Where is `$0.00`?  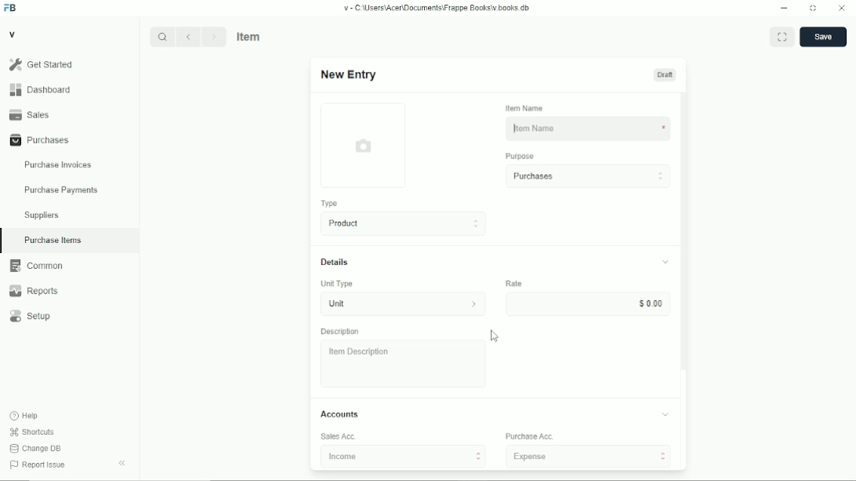
$0.00 is located at coordinates (588, 303).